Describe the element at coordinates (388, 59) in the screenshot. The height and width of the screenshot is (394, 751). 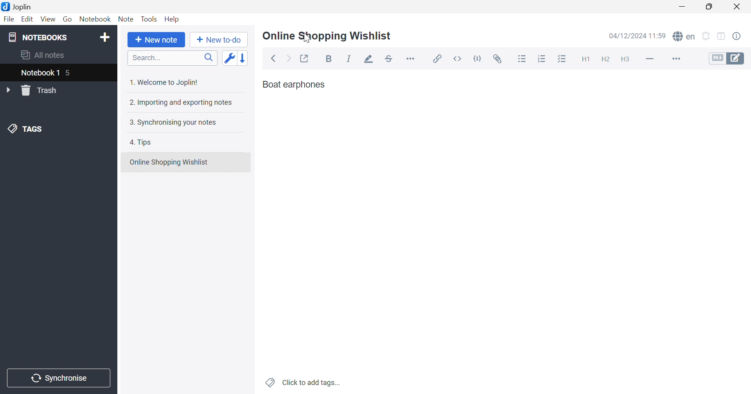
I see `Strikethrough` at that location.